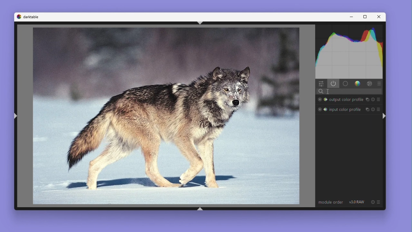  Describe the element at coordinates (351, 17) in the screenshot. I see `Minimise` at that location.